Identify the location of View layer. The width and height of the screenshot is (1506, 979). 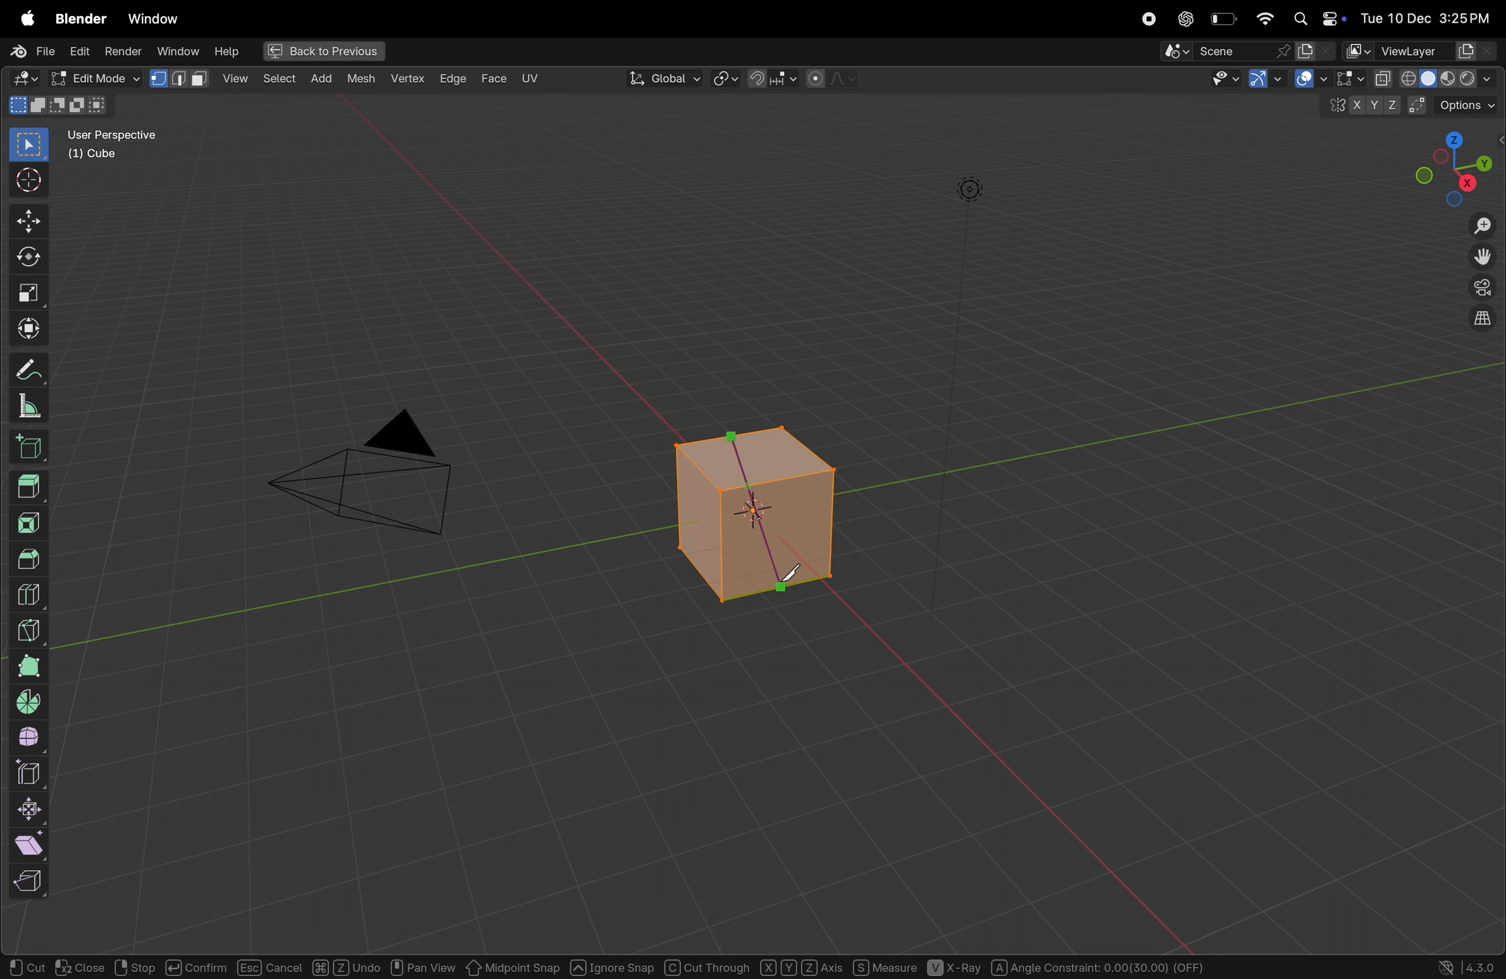
(1420, 50).